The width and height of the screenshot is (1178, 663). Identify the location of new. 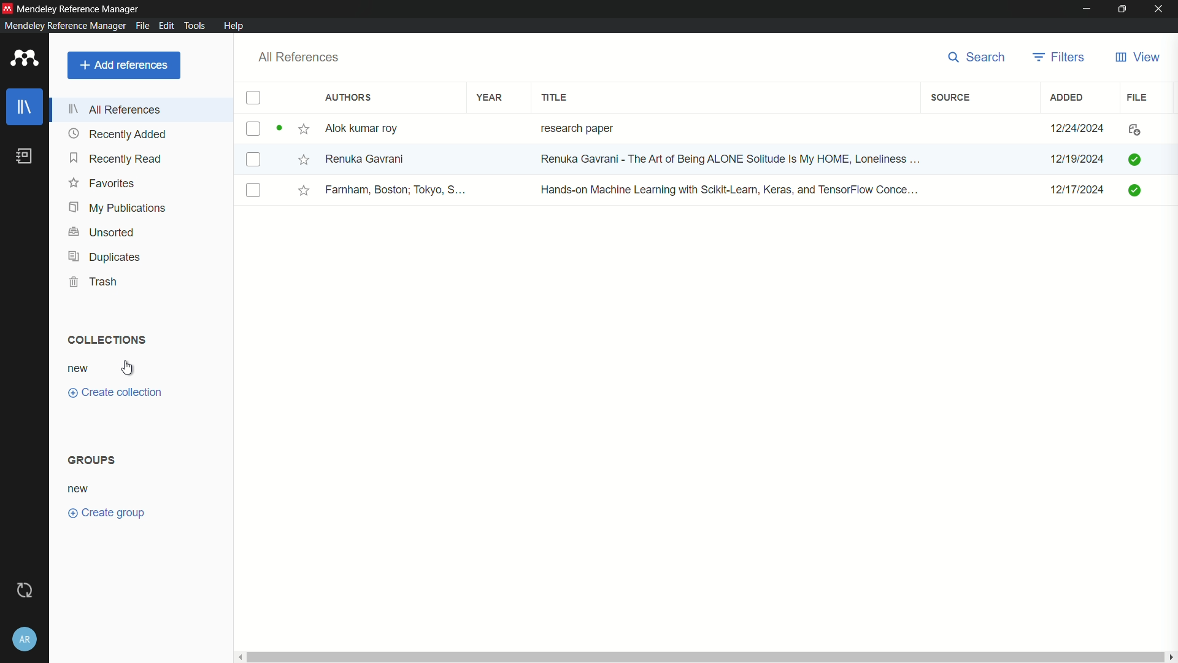
(80, 370).